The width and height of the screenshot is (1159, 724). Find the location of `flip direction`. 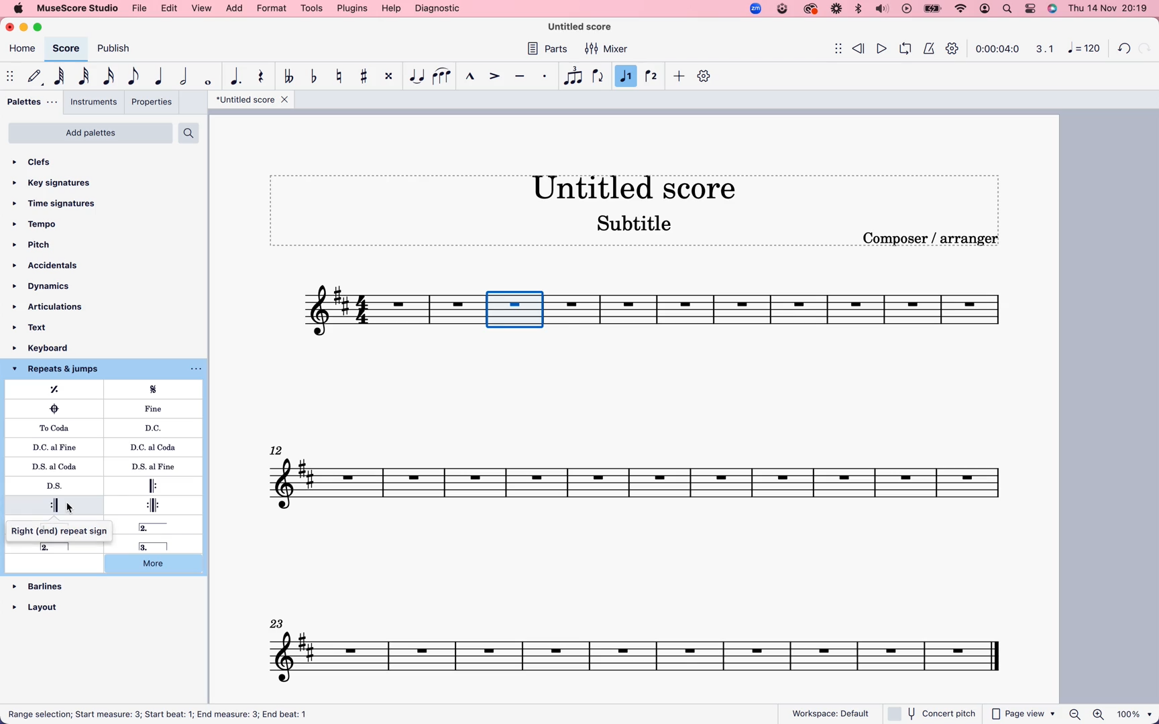

flip direction is located at coordinates (598, 76).